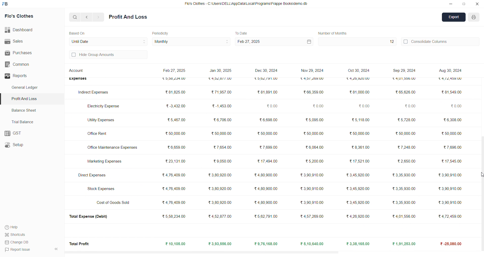 This screenshot has height=257, width=484. What do you see at coordinates (221, 71) in the screenshot?
I see `Jan 30, 2025` at bounding box center [221, 71].